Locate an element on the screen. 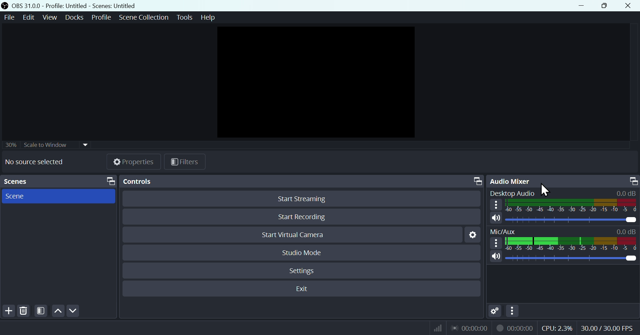 This screenshot has height=335, width=640. Edit is located at coordinates (29, 17).